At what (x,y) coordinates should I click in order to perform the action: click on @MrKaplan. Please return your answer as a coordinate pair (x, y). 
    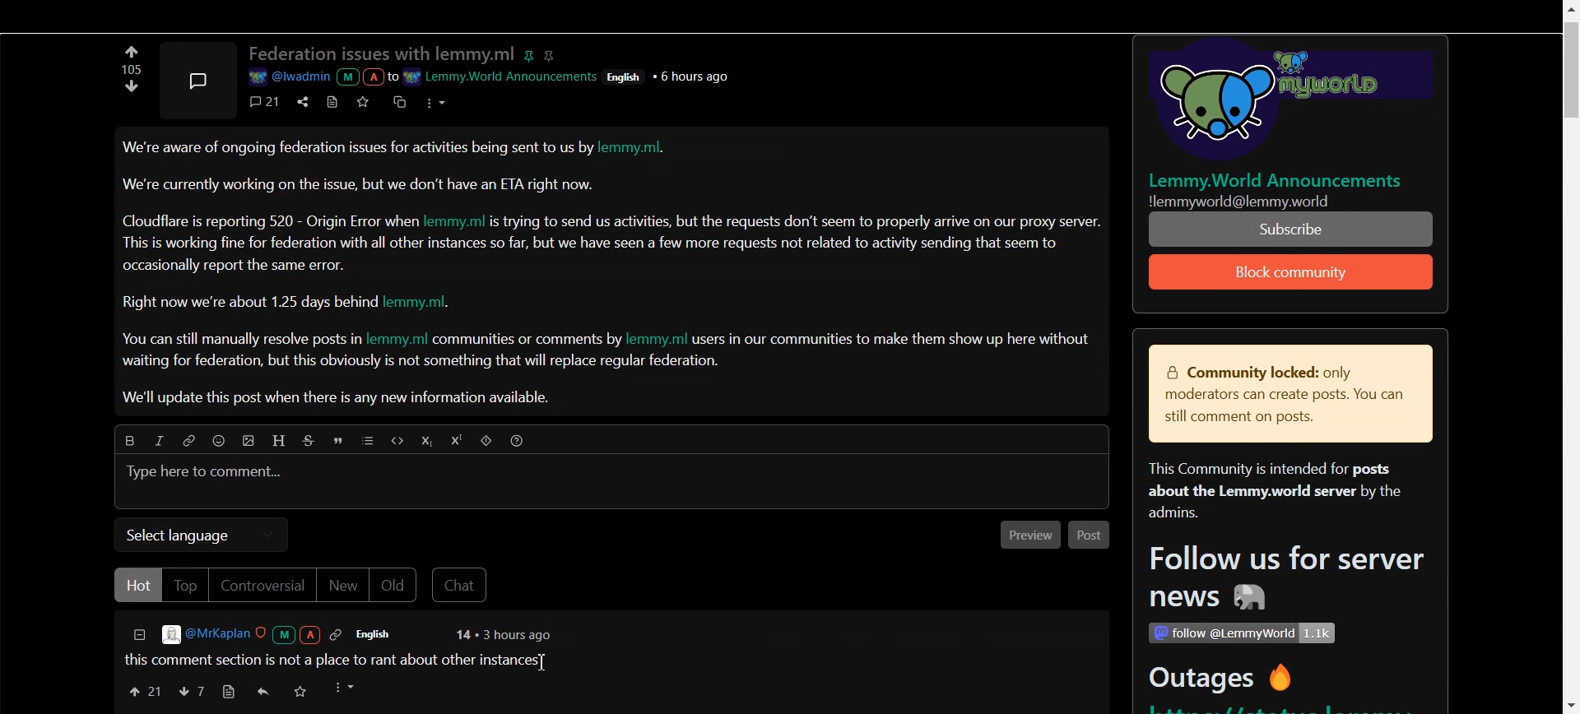
    Looking at the image, I should click on (253, 634).